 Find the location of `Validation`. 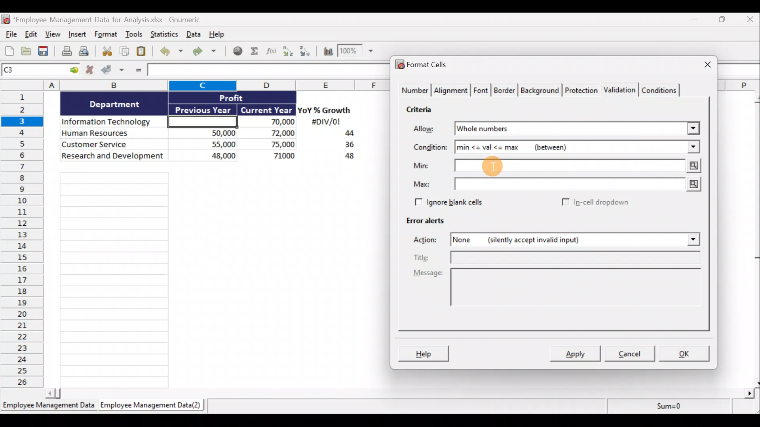

Validation is located at coordinates (621, 89).